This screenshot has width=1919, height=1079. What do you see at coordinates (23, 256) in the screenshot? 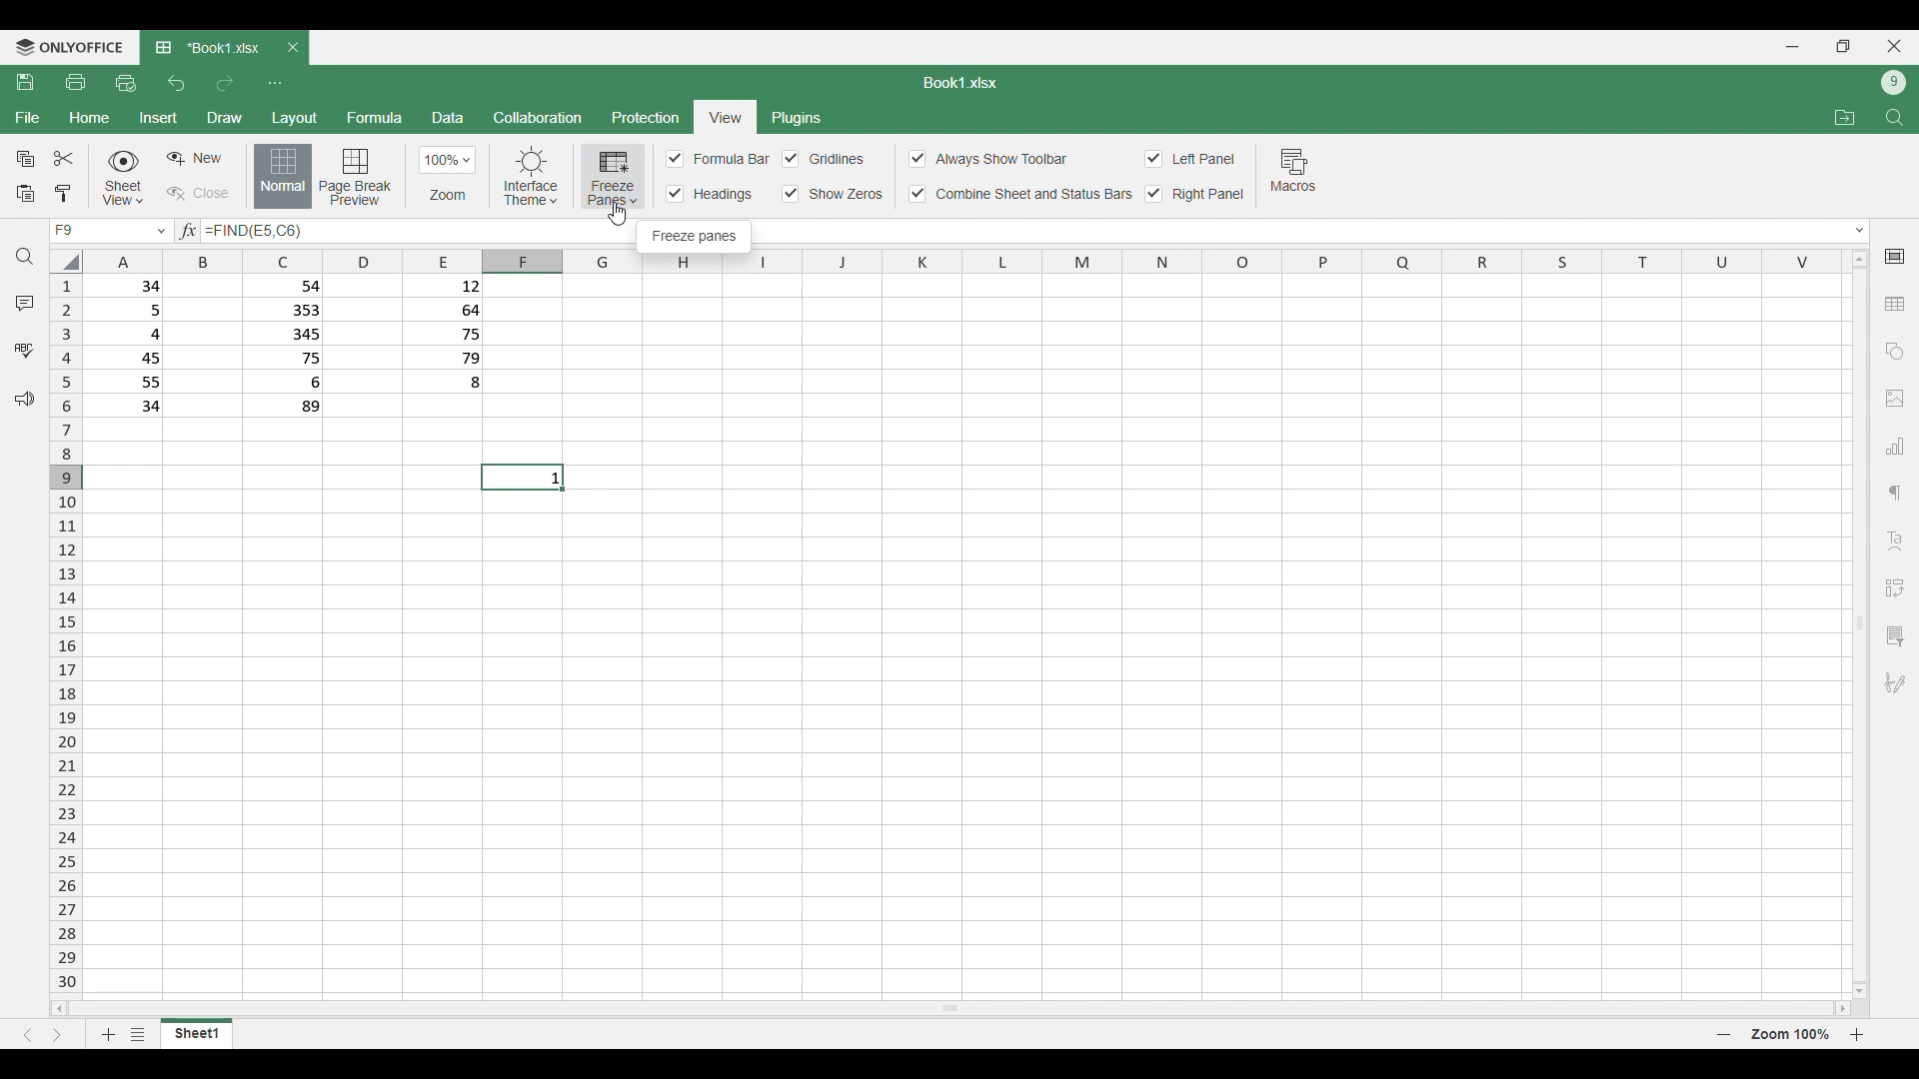
I see `Find` at bounding box center [23, 256].